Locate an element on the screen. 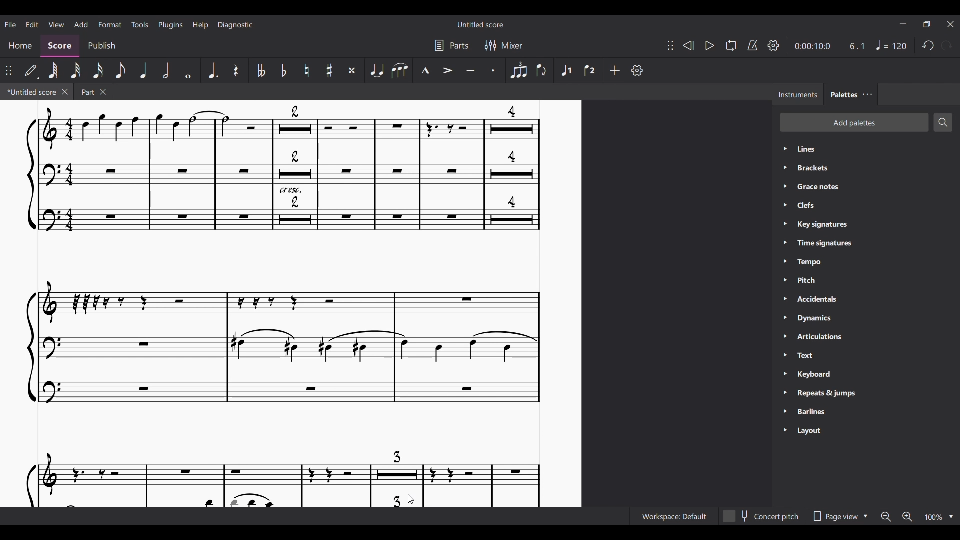  Plugins menu is located at coordinates (171, 25).